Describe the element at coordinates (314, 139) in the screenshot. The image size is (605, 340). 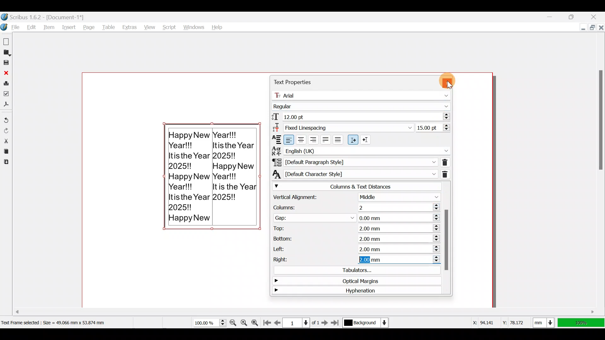
I see `Align text right` at that location.